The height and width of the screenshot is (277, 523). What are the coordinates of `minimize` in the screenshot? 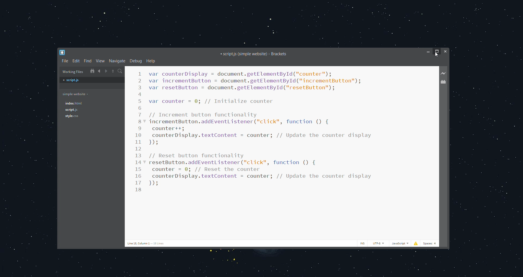 It's located at (428, 52).